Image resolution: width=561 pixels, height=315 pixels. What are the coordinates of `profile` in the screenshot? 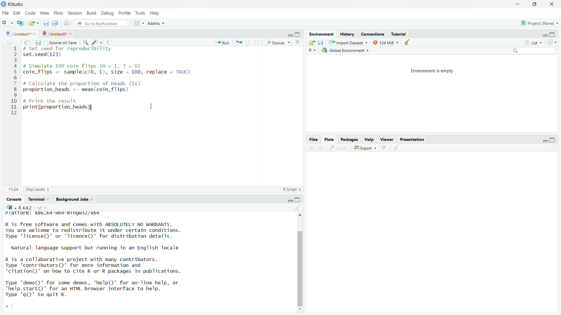 It's located at (125, 13).